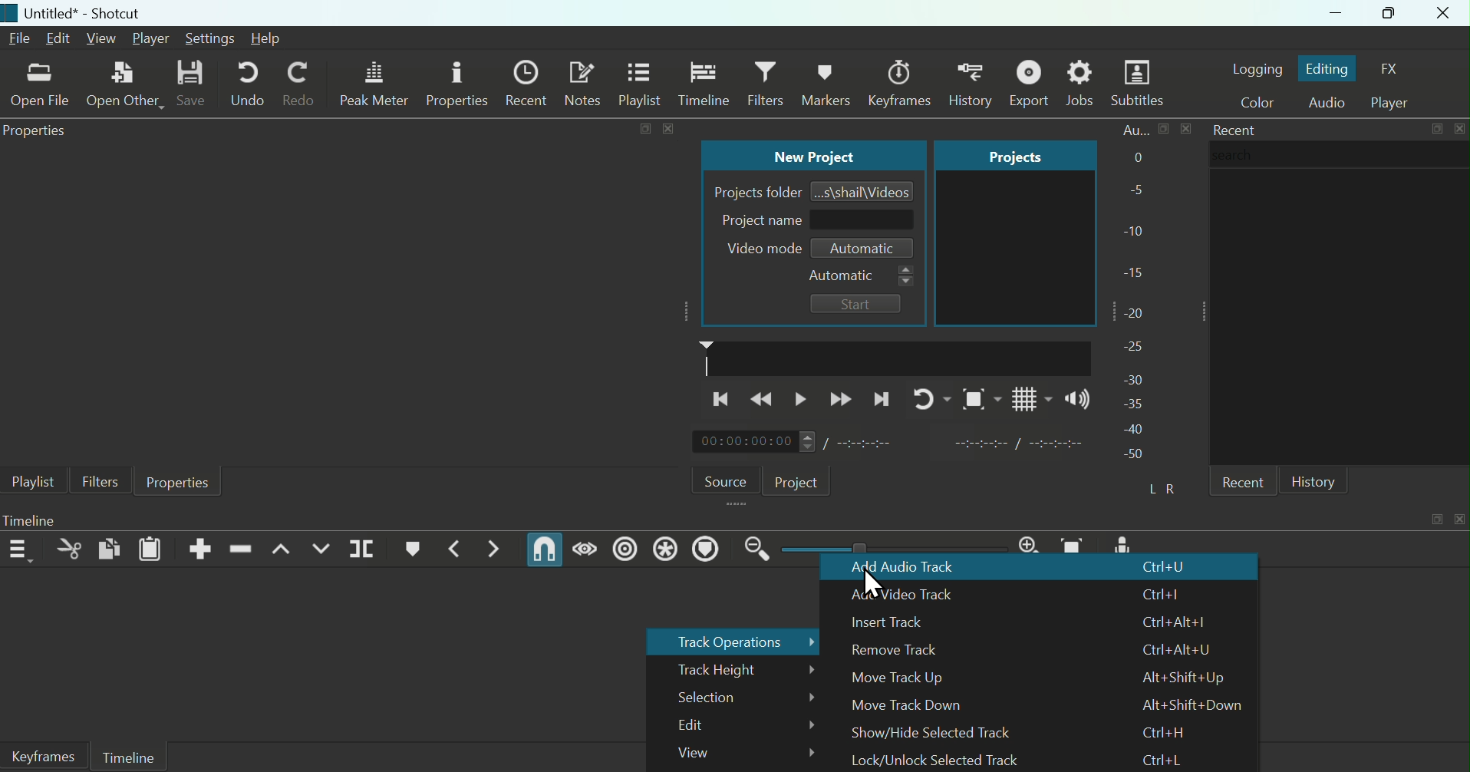 The image size is (1470, 772). What do you see at coordinates (80, 14) in the screenshot?
I see `Untitled* - Shotcut` at bounding box center [80, 14].